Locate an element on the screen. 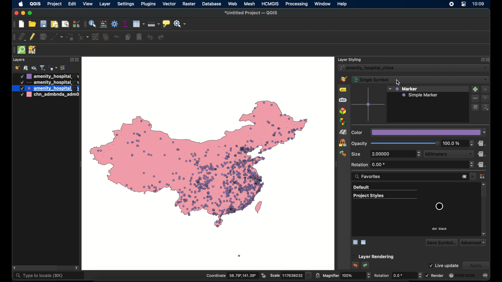 This screenshot has width=502, height=282. current crs is located at coordinates (461, 275).